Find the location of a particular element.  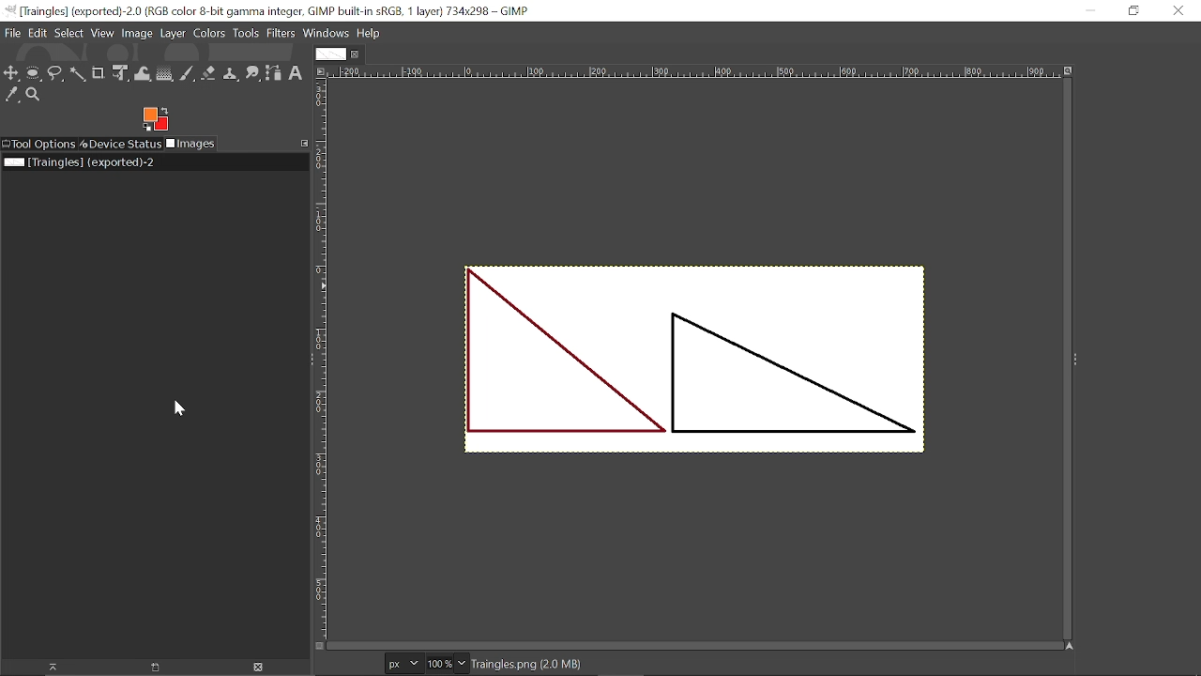

Format of the current file is located at coordinates (526, 663).